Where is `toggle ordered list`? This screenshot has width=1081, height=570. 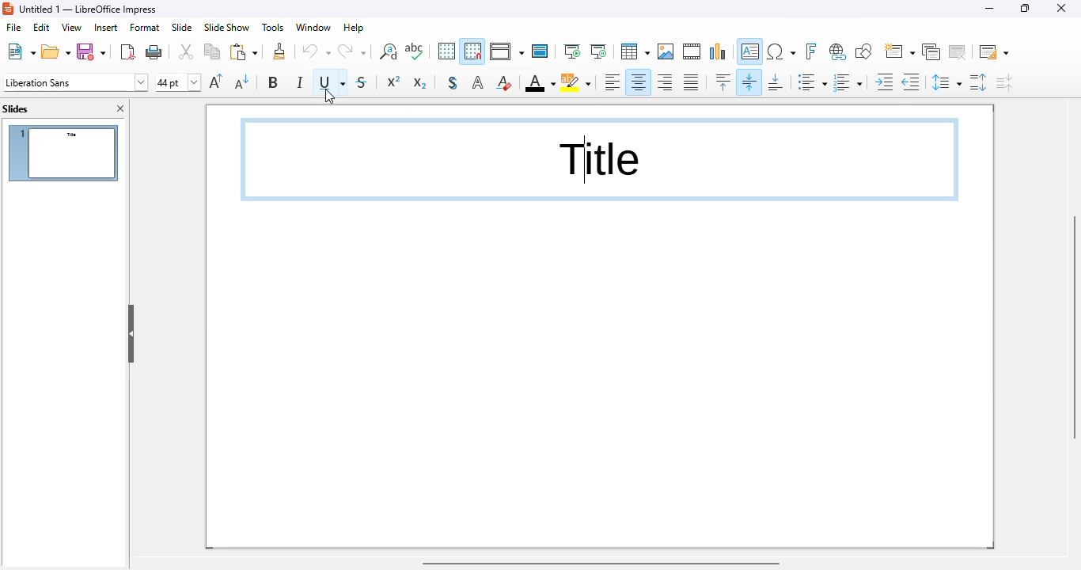
toggle ordered list is located at coordinates (848, 82).